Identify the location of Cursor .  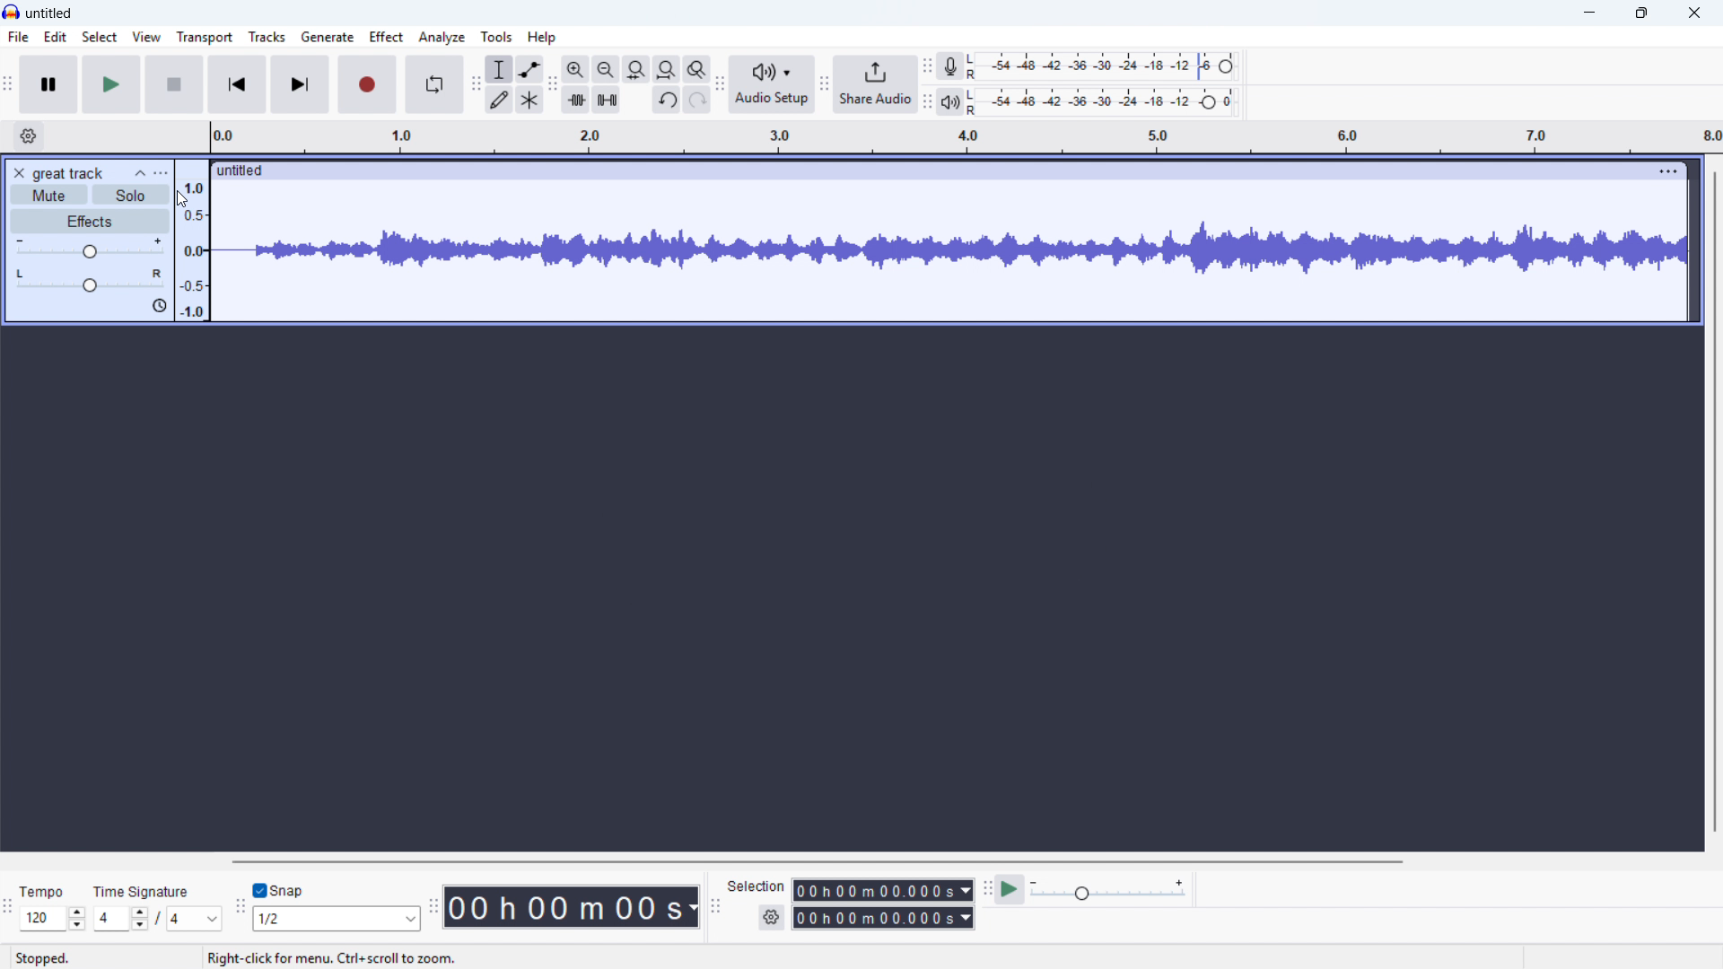
(184, 202).